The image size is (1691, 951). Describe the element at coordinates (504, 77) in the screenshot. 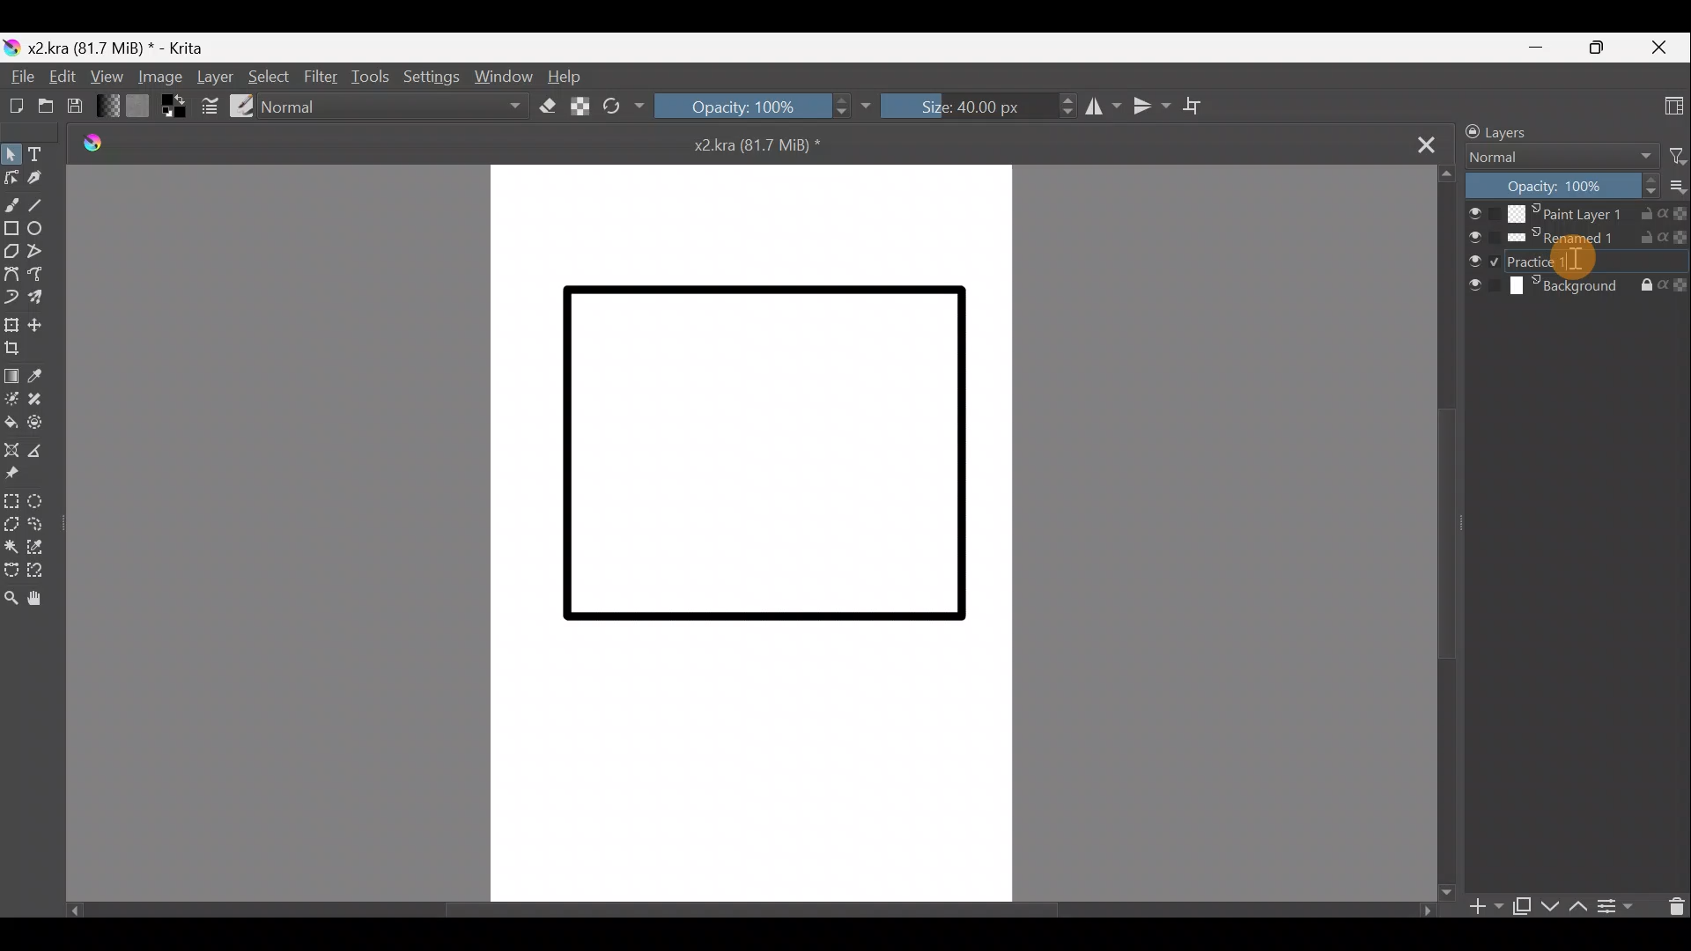

I see `Window` at that location.